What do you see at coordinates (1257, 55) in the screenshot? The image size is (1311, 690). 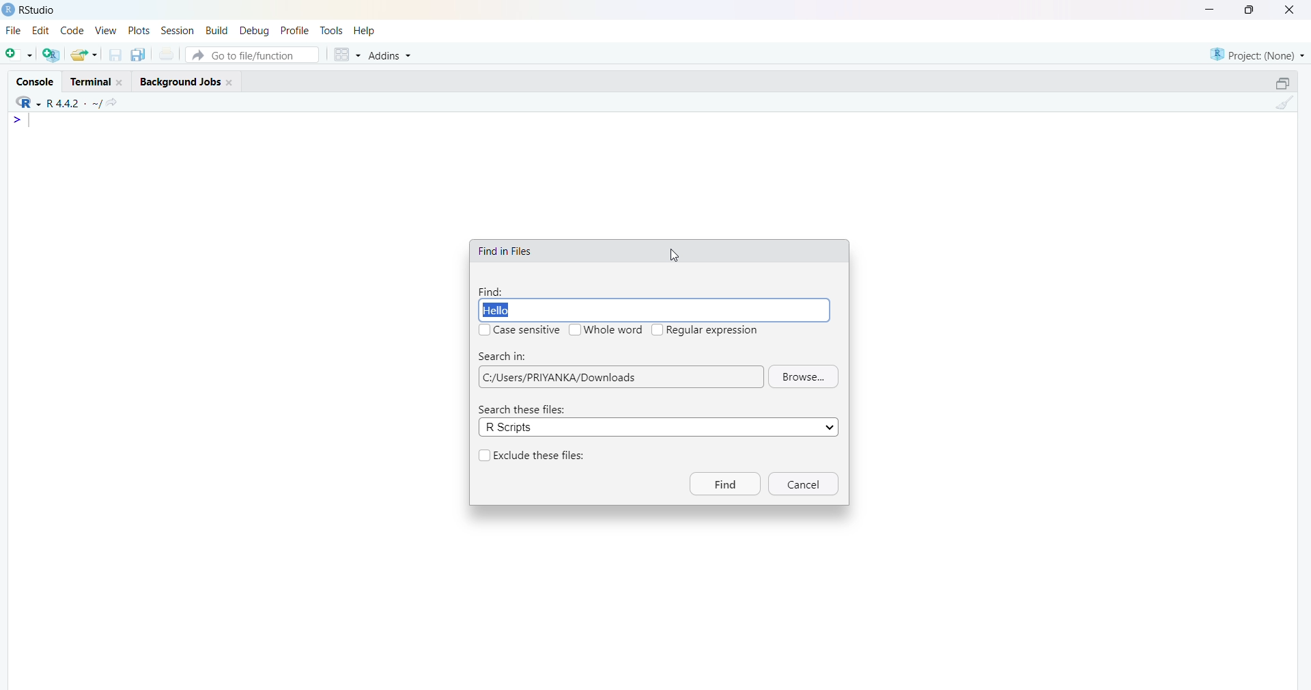 I see `Project: (none)` at bounding box center [1257, 55].